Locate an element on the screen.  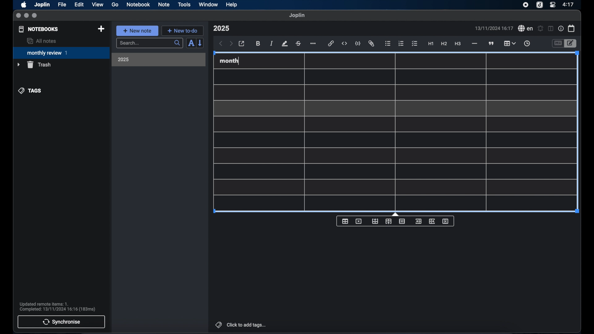
control center is located at coordinates (552, 4).